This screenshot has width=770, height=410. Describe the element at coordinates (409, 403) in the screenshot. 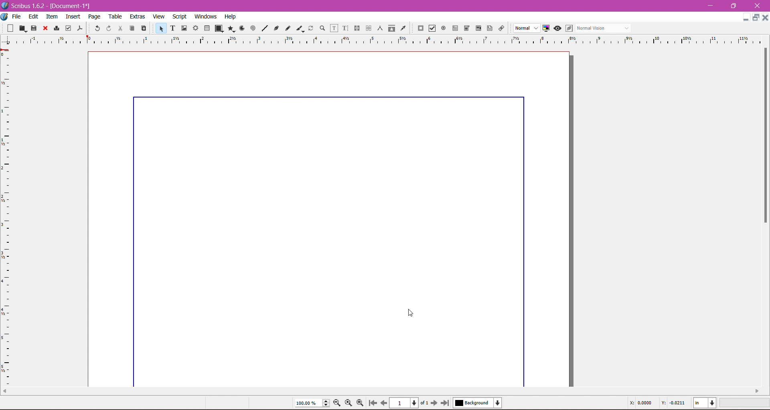

I see `Select the current page` at that location.